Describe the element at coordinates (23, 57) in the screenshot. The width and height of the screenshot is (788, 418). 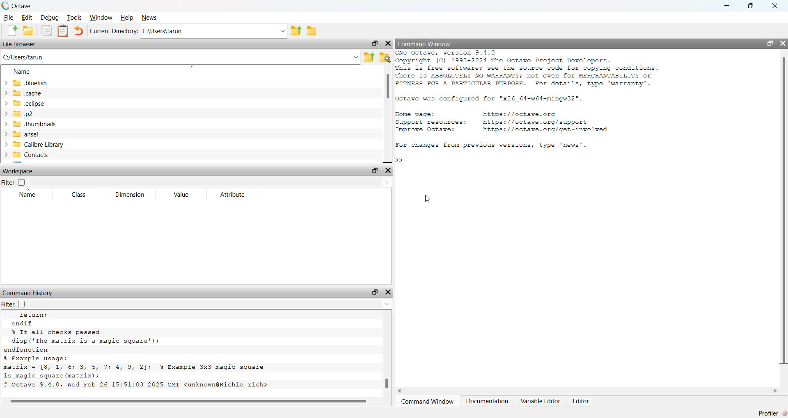
I see `C:\Users\tarun` at that location.